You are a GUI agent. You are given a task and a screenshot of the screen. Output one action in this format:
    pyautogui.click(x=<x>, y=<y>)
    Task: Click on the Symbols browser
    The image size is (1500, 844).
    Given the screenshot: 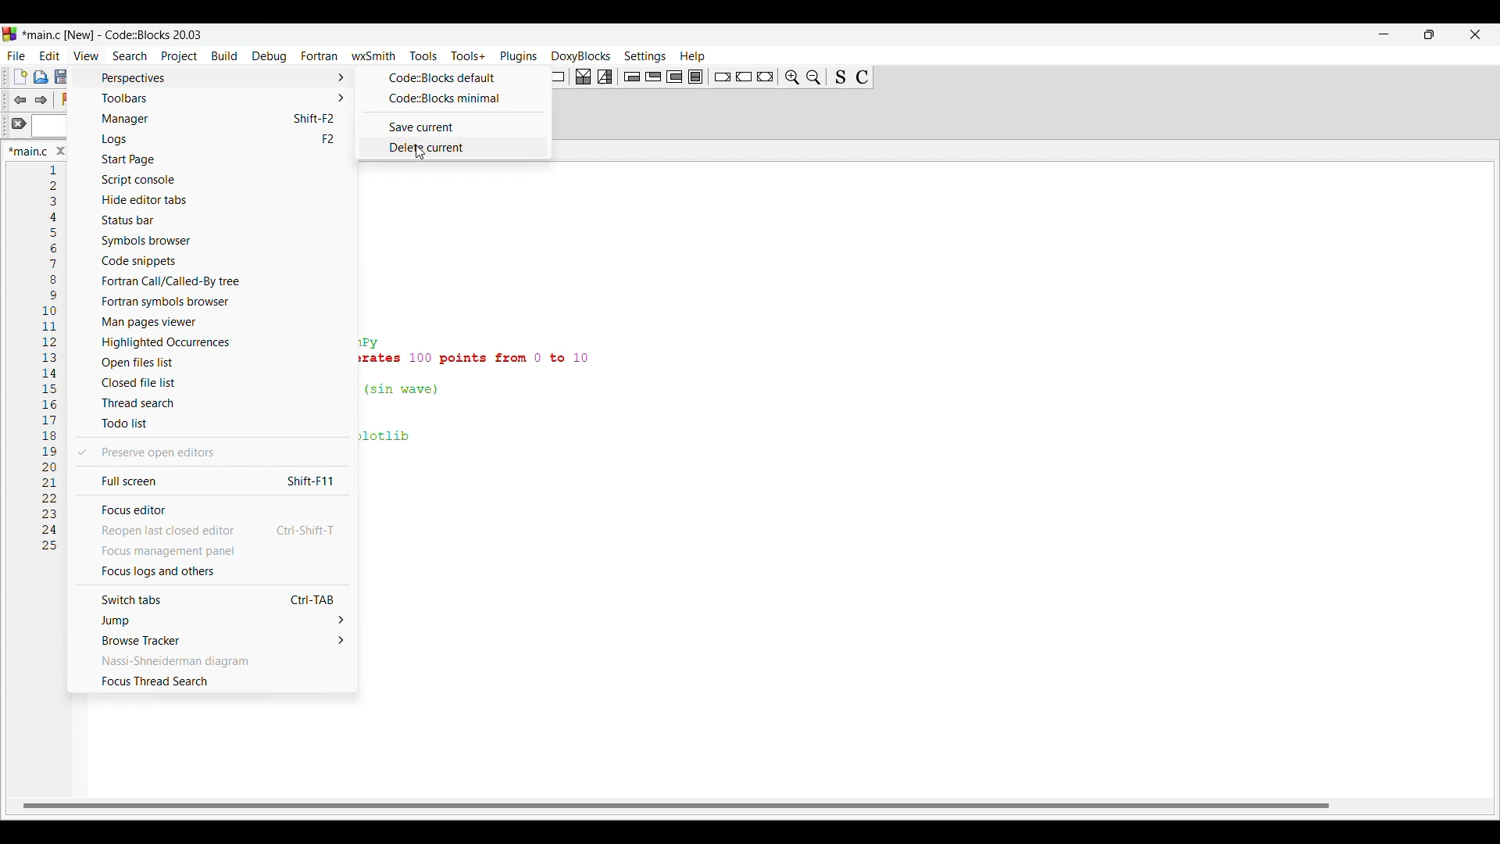 What is the action you would take?
    pyautogui.click(x=216, y=241)
    